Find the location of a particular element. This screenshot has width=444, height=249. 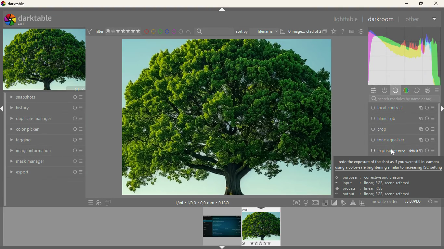

arrow is located at coordinates (222, 246).